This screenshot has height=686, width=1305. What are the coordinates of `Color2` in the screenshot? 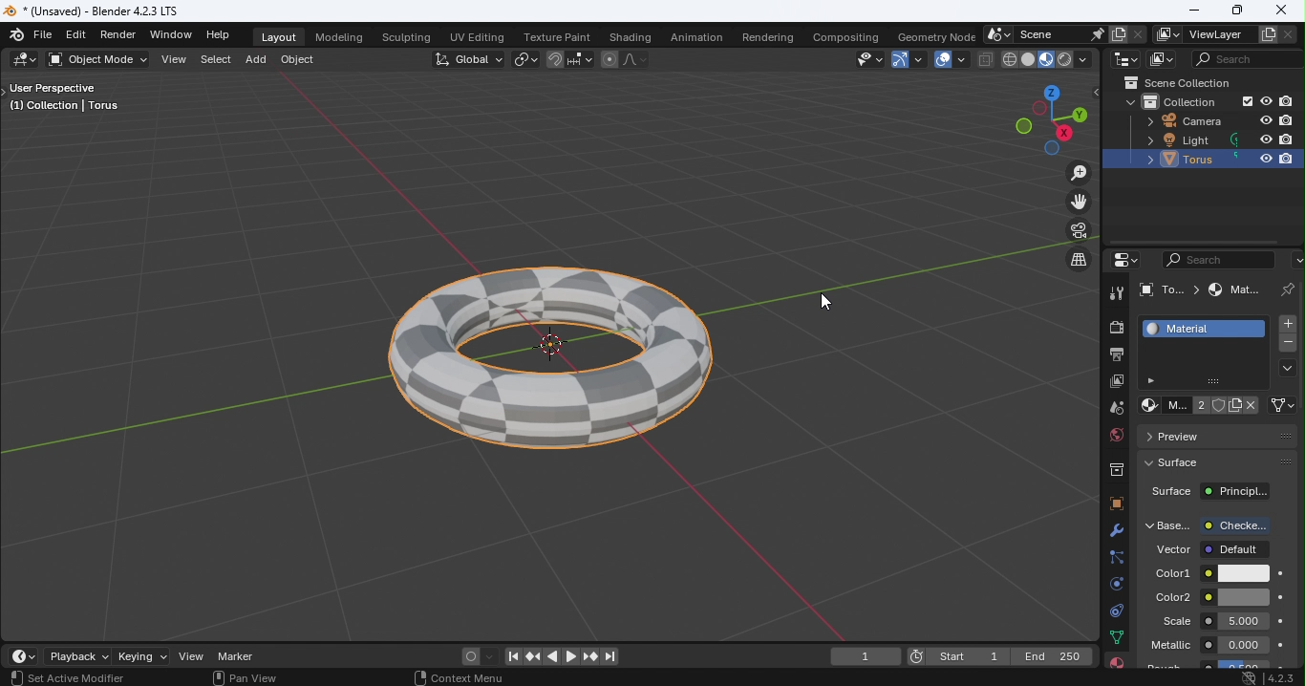 It's located at (1209, 598).